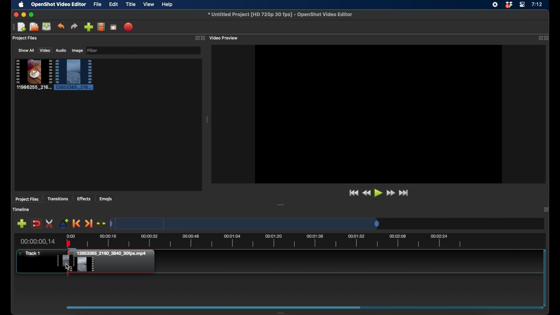 This screenshot has width=560, height=315. I want to click on import files, so click(89, 27).